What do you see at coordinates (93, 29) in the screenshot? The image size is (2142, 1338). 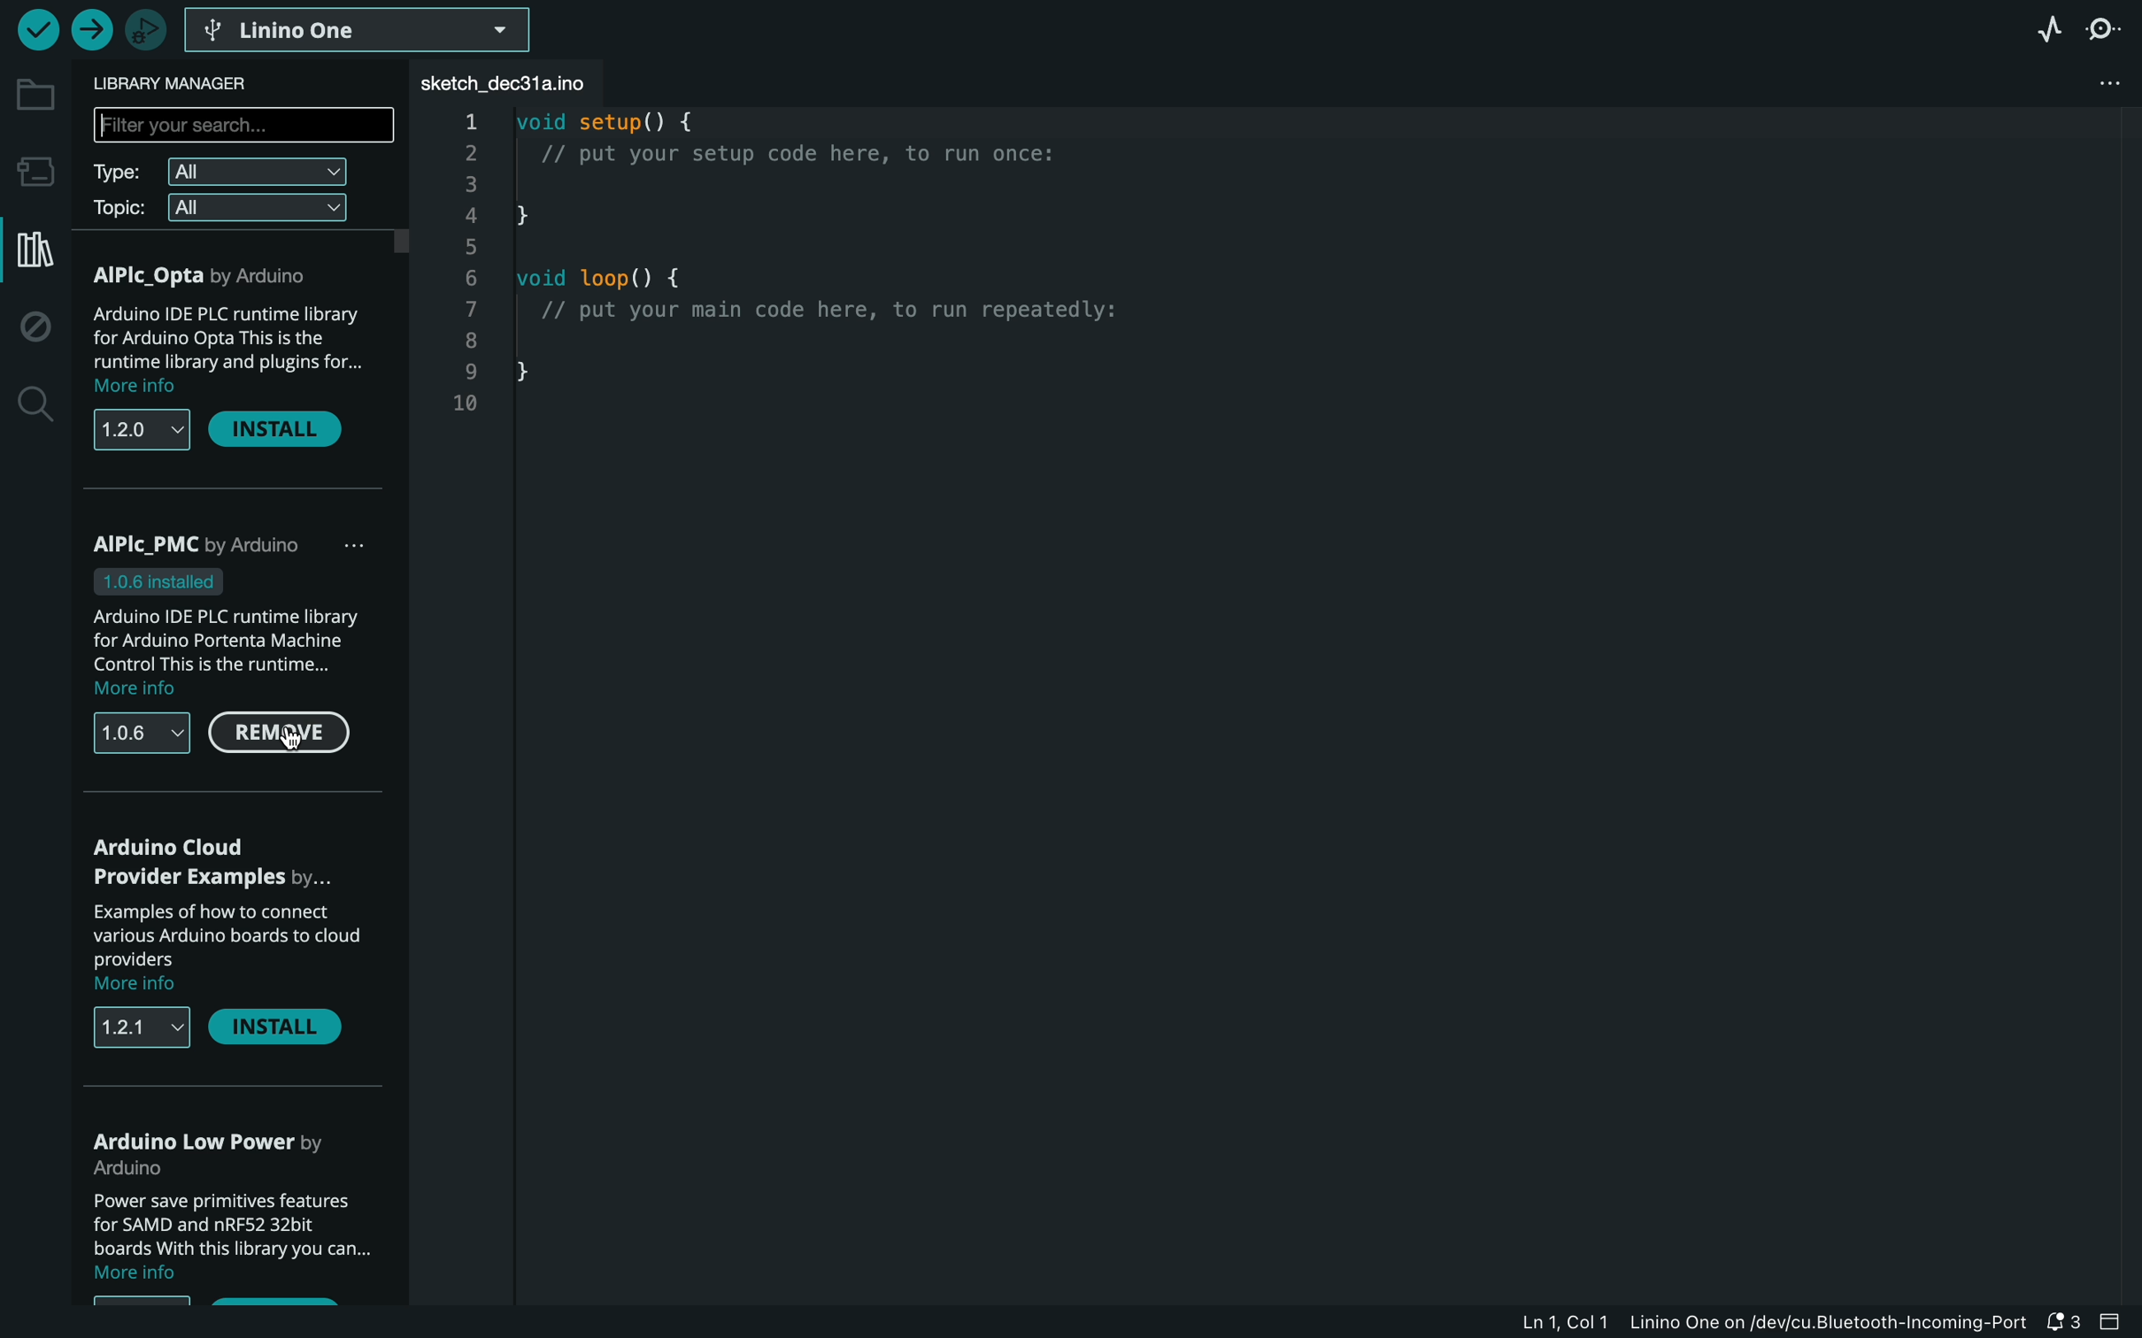 I see `upload` at bounding box center [93, 29].